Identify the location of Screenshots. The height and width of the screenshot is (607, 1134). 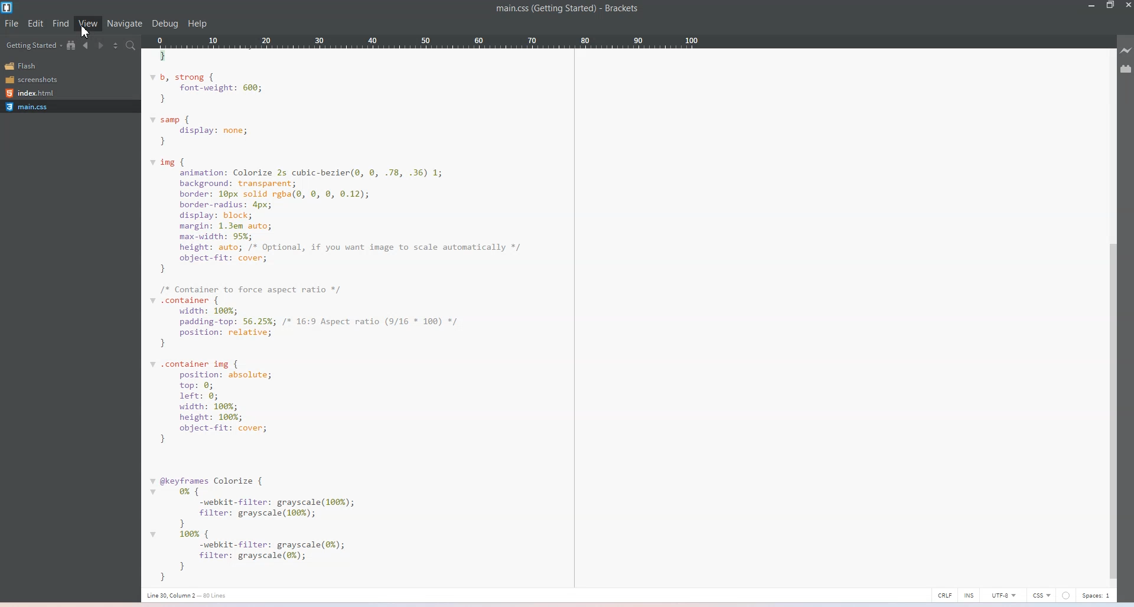
(35, 80).